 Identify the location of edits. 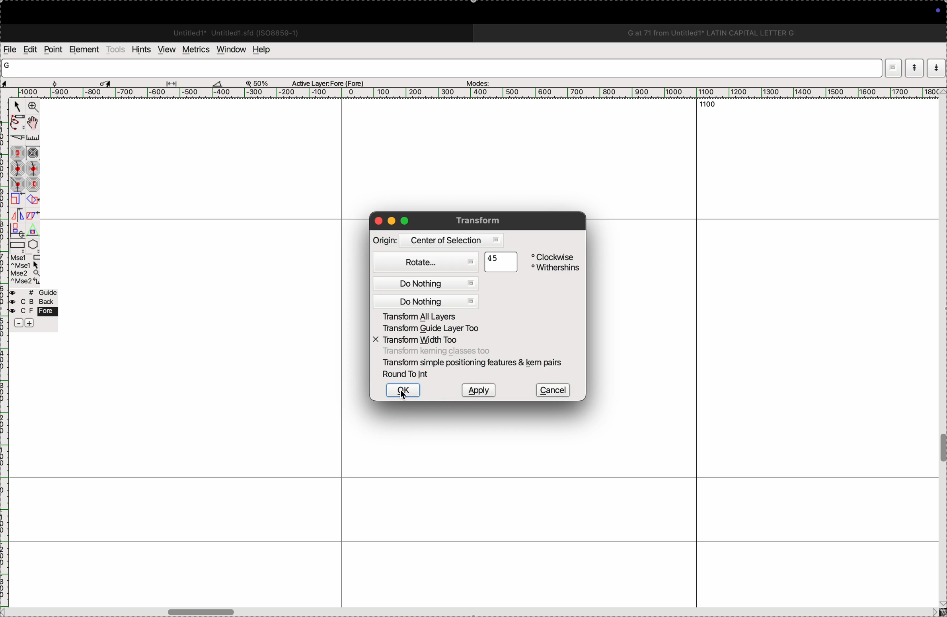
(30, 50).